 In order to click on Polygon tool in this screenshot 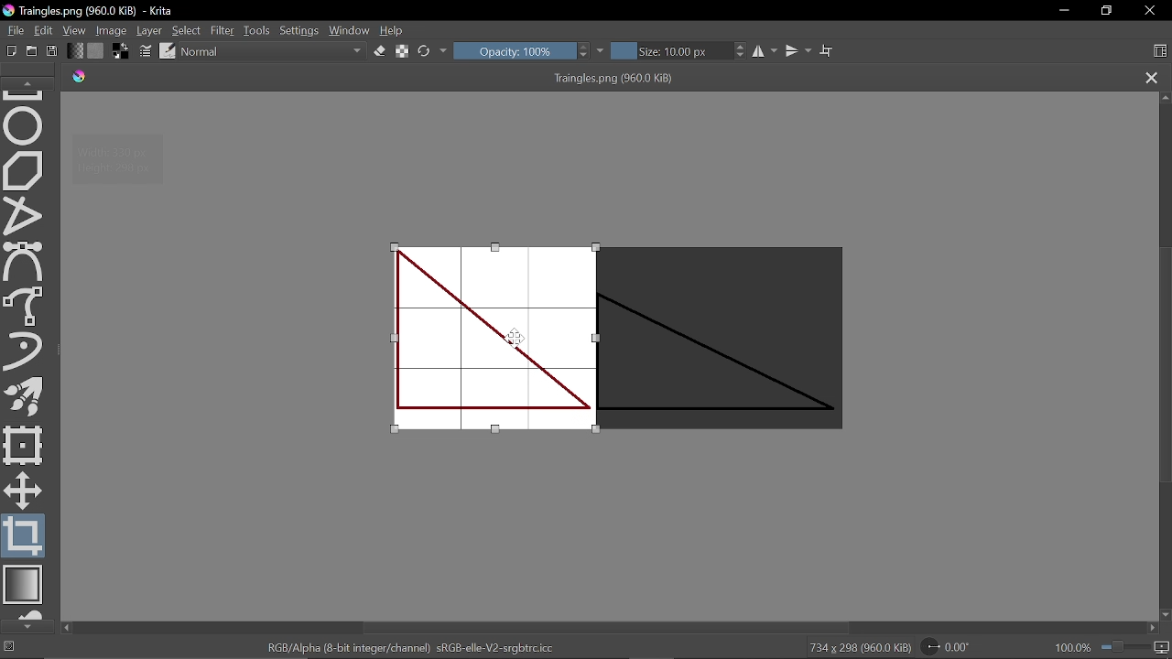, I will do `click(25, 171)`.